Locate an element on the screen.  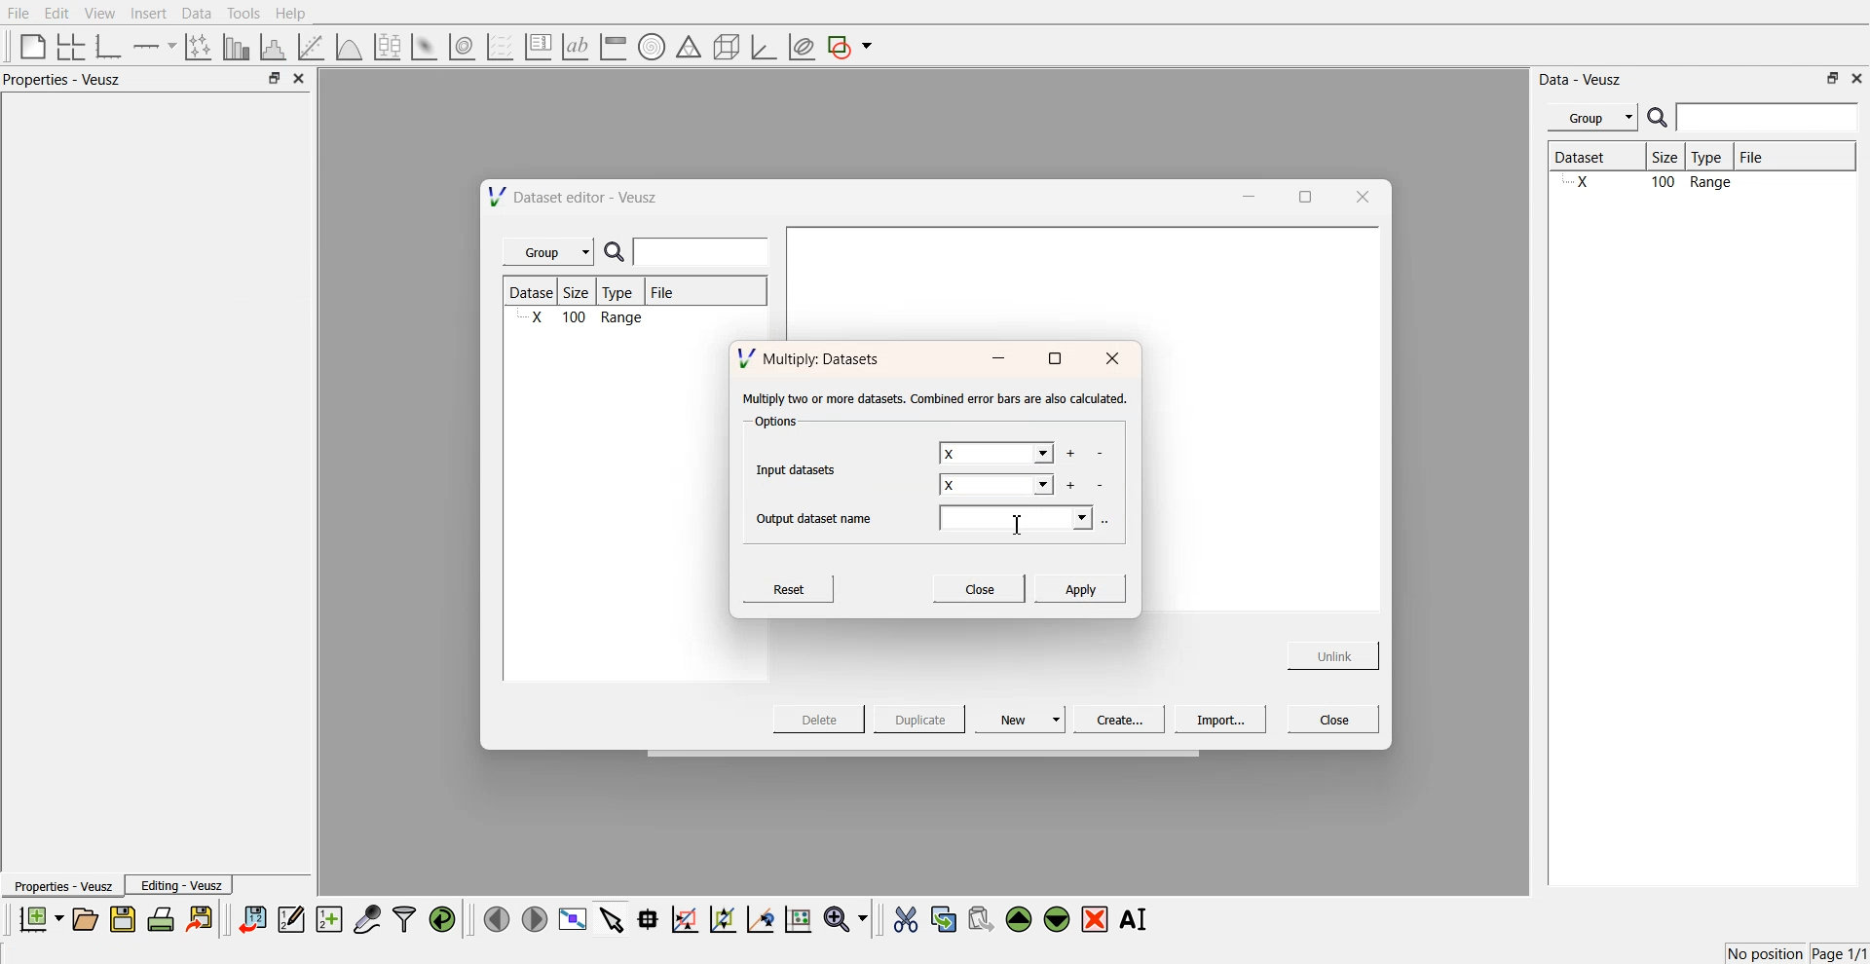
X 100 Range is located at coordinates (1699, 184).